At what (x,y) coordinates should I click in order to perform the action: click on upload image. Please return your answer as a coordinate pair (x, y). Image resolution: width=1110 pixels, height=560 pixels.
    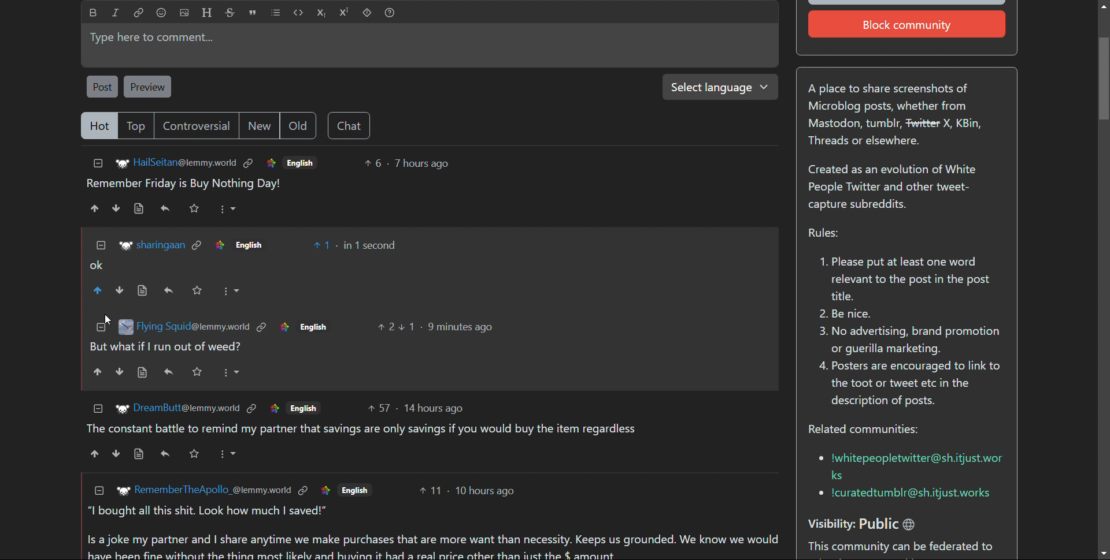
    Looking at the image, I should click on (184, 13).